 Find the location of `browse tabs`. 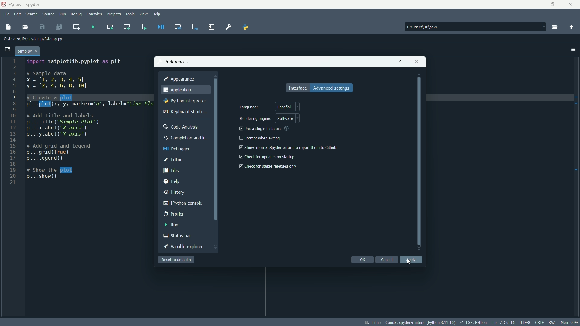

browse tabs is located at coordinates (6, 50).